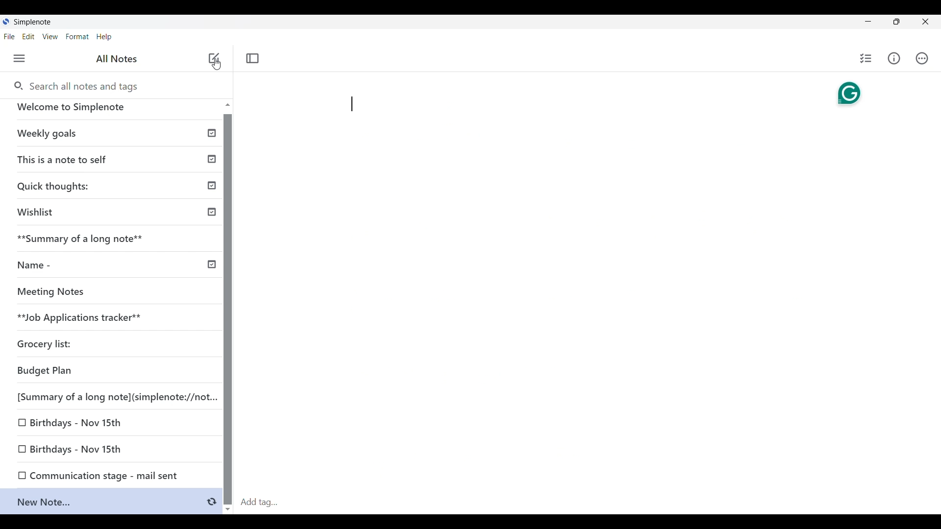 The width and height of the screenshot is (941, 529). Describe the element at coordinates (896, 22) in the screenshot. I see `Show interface in a smaller tab` at that location.